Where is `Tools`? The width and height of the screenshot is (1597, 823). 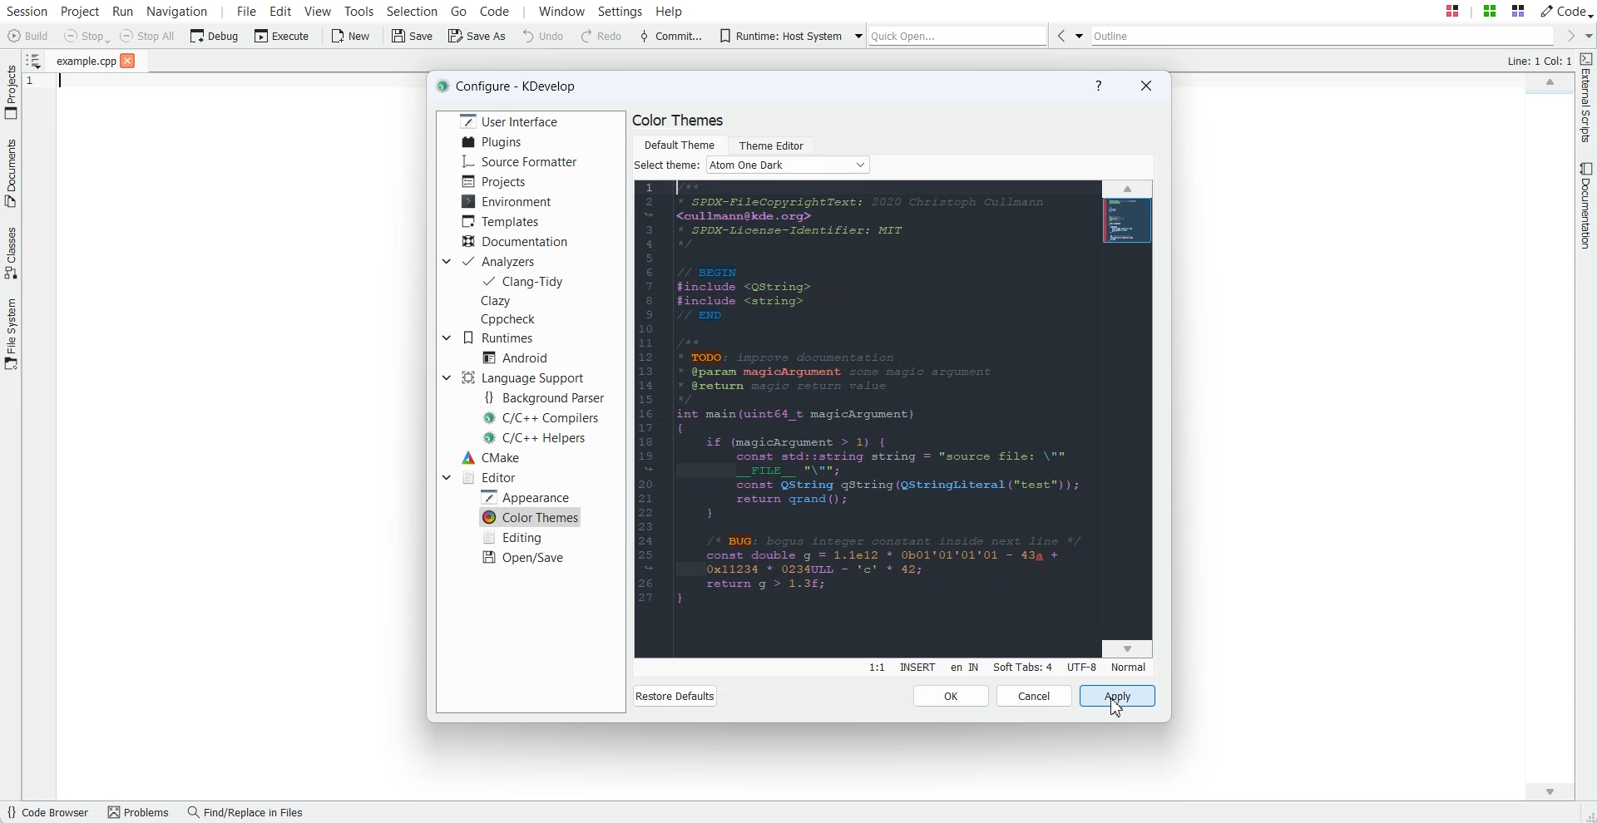
Tools is located at coordinates (358, 10).